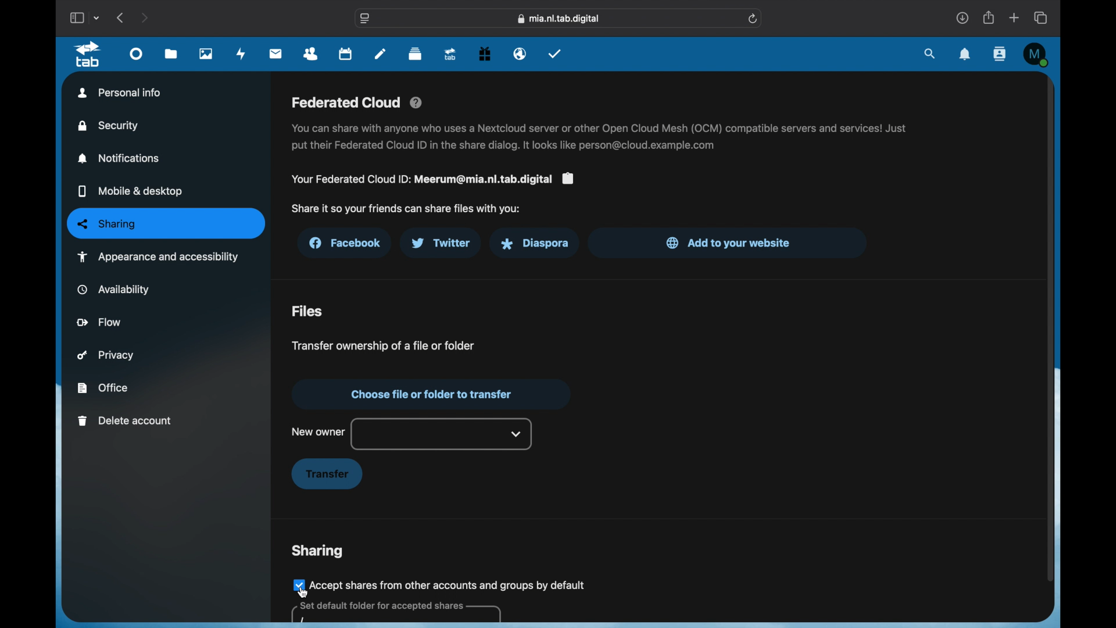 This screenshot has width=1116, height=628. What do you see at coordinates (1049, 328) in the screenshot?
I see `scroll box` at bounding box center [1049, 328].